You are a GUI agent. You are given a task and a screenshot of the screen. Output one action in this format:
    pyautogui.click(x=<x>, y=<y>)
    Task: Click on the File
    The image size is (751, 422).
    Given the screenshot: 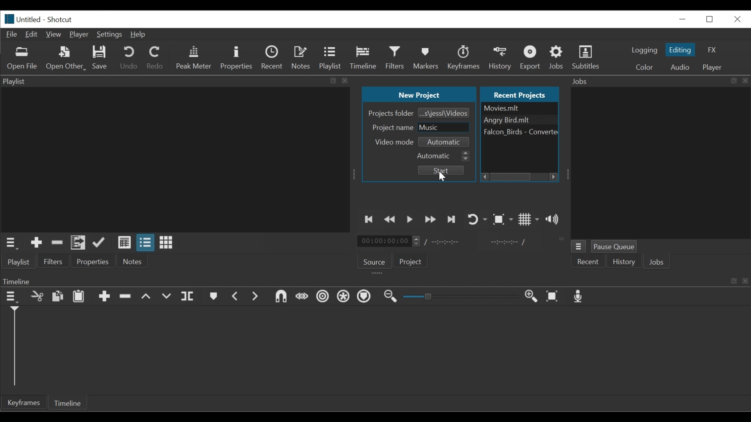 What is the action you would take?
    pyautogui.click(x=519, y=132)
    